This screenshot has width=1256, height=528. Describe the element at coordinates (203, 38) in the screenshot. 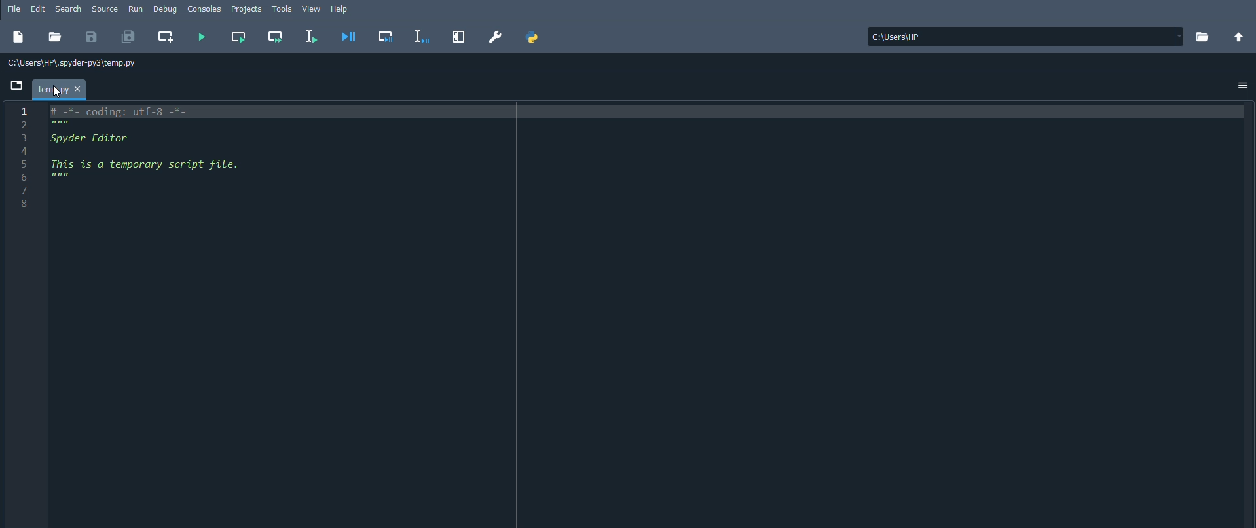

I see `Run file` at that location.